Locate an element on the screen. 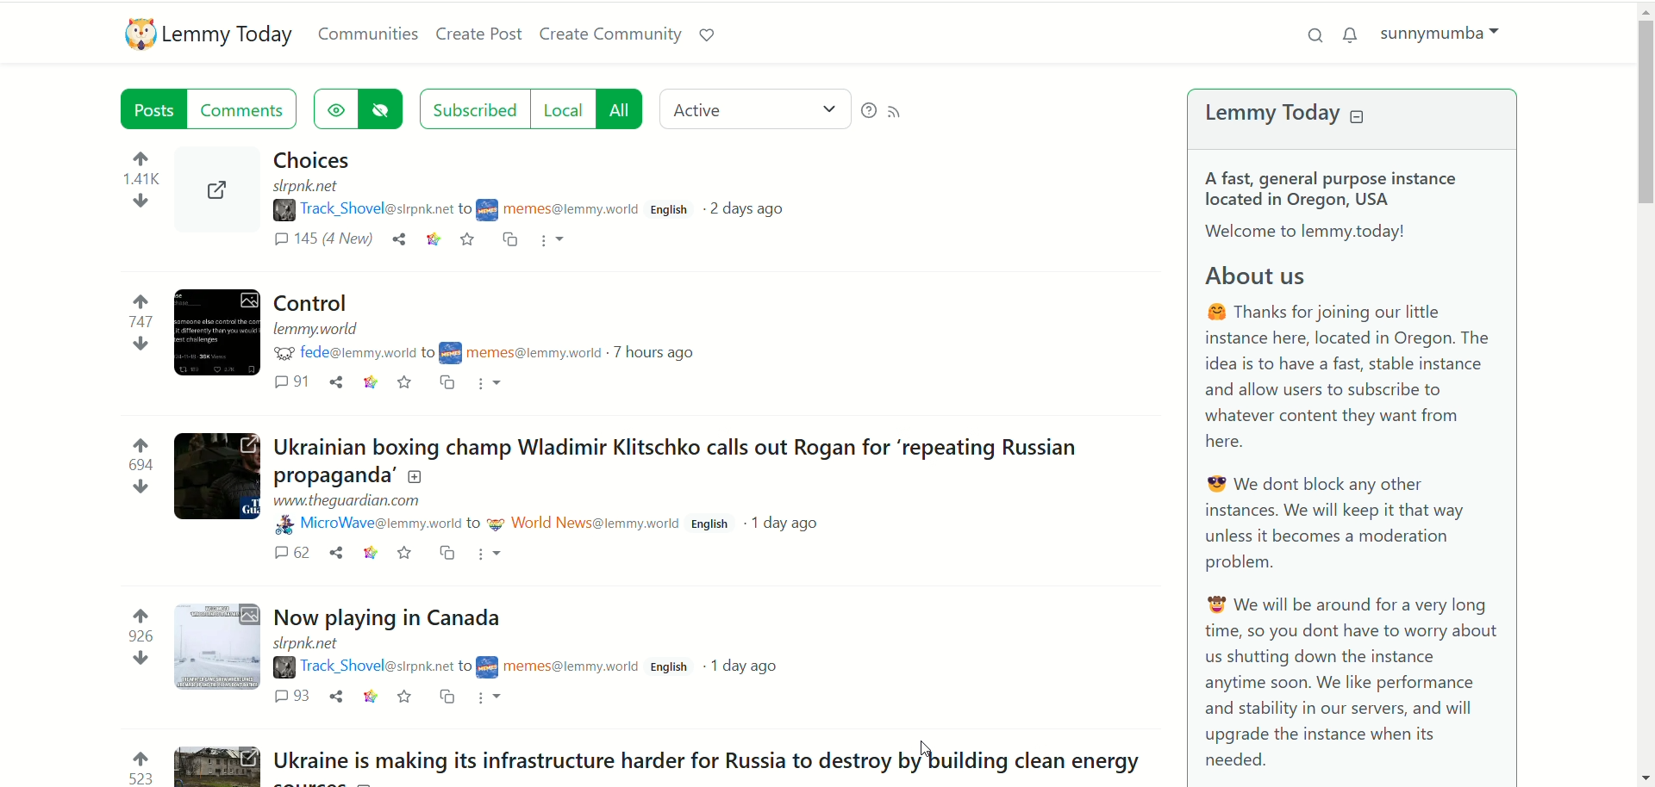  more is located at coordinates (495, 383).